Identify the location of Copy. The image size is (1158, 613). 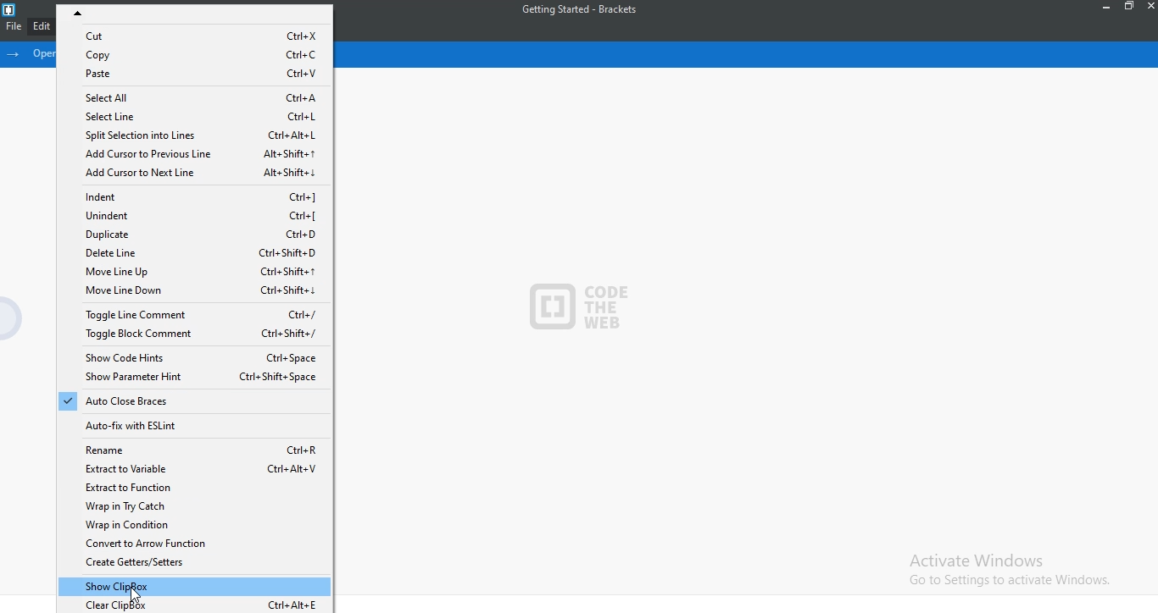
(195, 53).